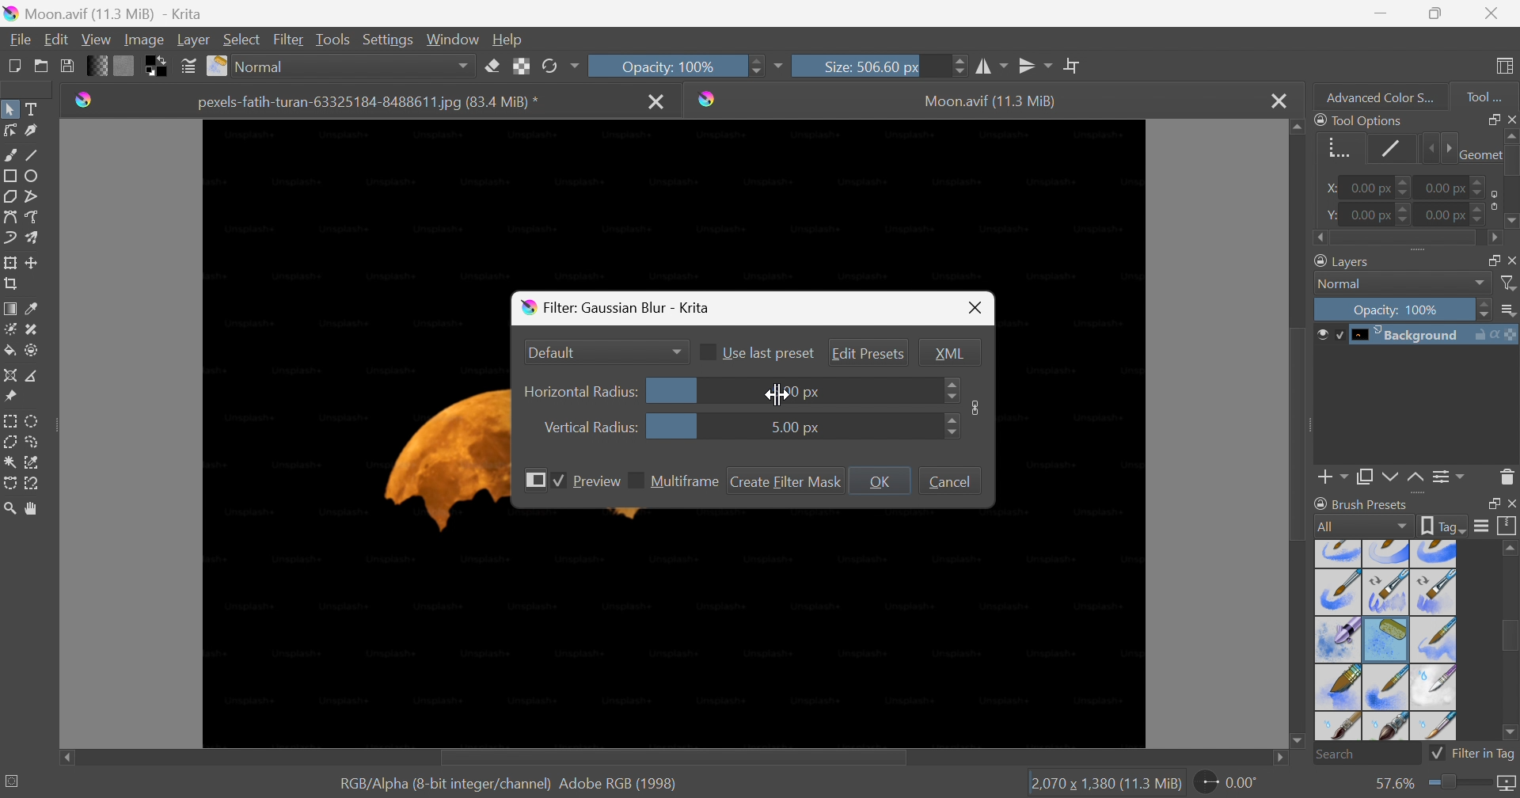 The image size is (1520, 798). I want to click on Similar color selection tool, so click(32, 463).